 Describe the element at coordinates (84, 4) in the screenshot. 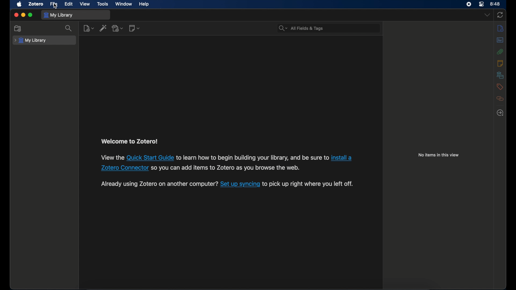

I see `view` at that location.